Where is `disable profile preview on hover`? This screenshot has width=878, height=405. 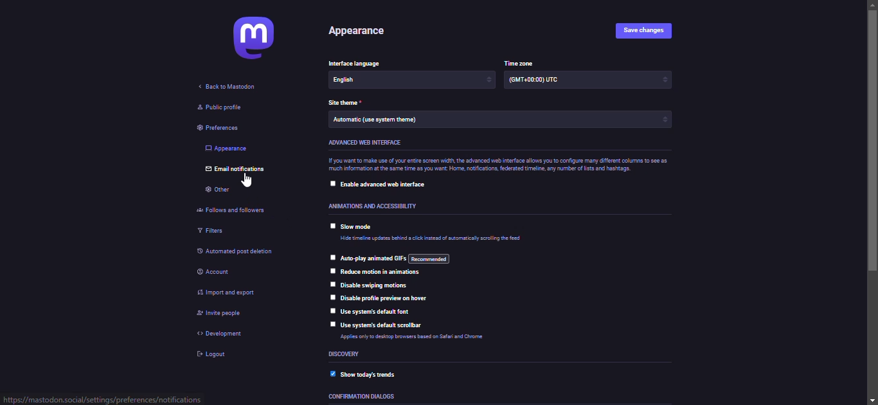
disable profile preview on hover is located at coordinates (393, 298).